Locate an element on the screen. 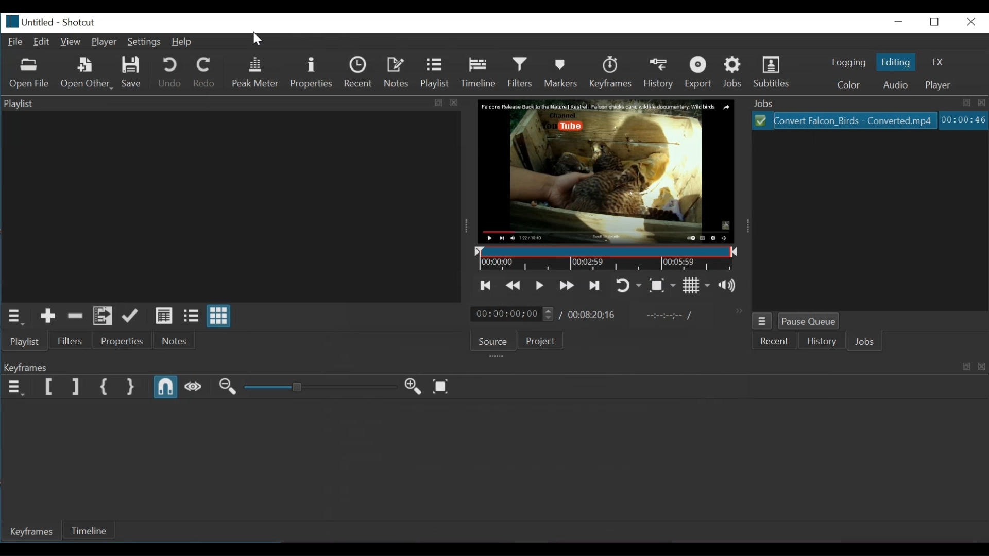 The height and width of the screenshot is (556, 989). File is located at coordinates (17, 42).